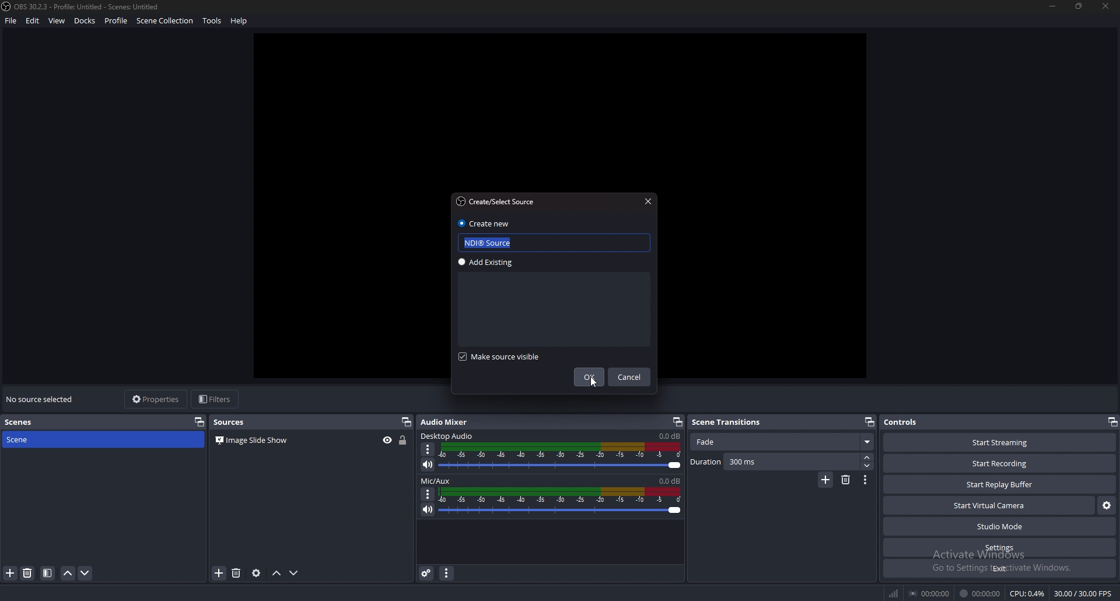  What do you see at coordinates (561, 501) in the screenshot?
I see `volume adjust` at bounding box center [561, 501].